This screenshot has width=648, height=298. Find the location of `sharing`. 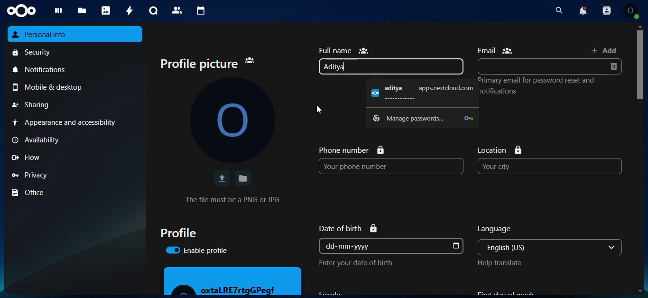

sharing is located at coordinates (75, 105).